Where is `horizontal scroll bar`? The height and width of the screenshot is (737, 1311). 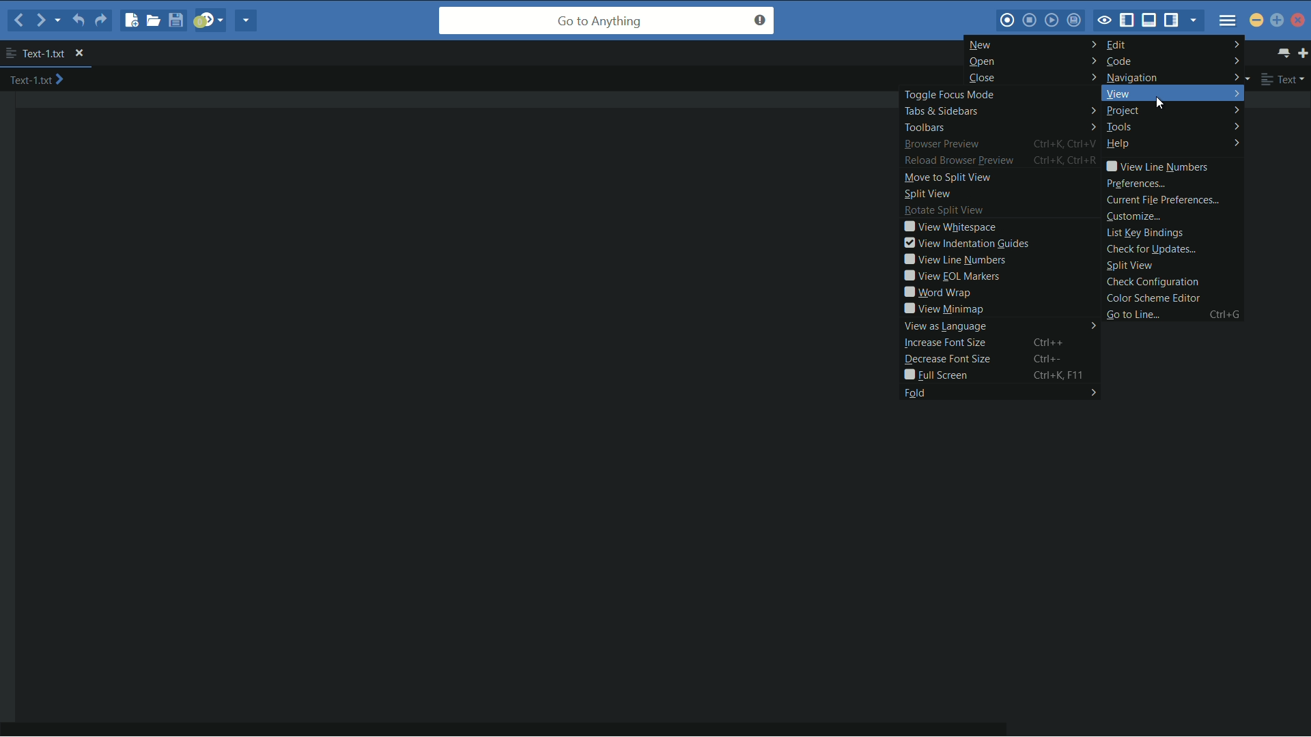 horizontal scroll bar is located at coordinates (522, 725).